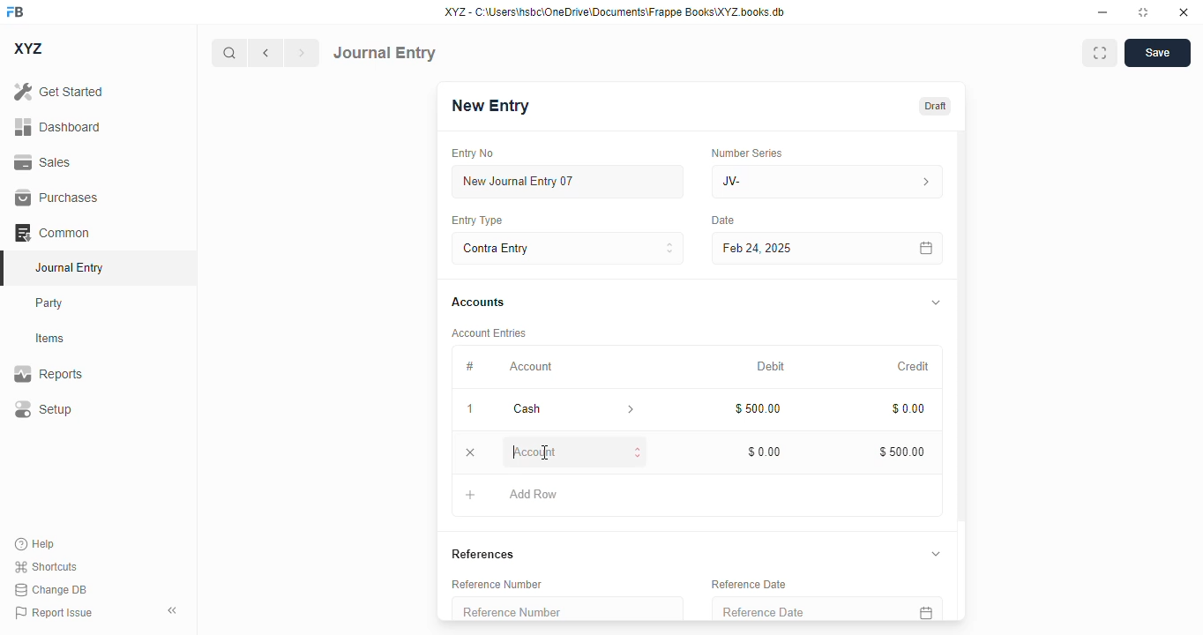 The height and width of the screenshot is (635, 1203). I want to click on save, so click(1157, 53).